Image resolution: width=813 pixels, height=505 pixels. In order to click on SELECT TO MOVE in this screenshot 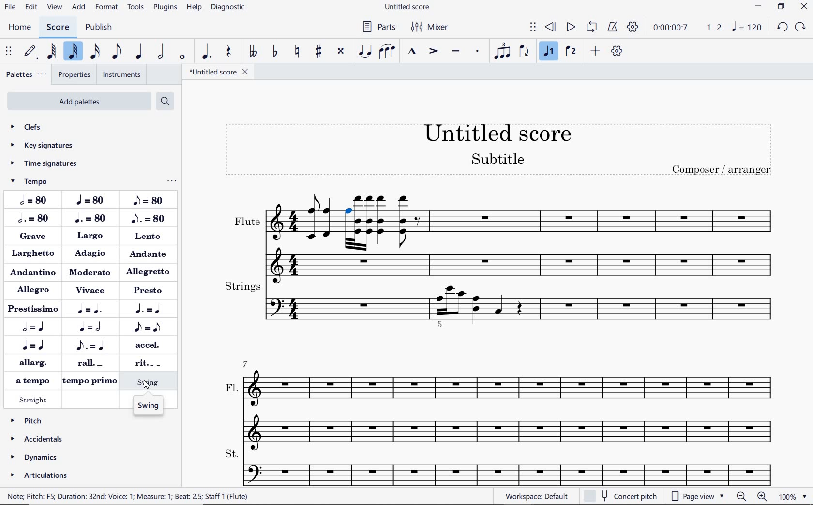, I will do `click(10, 52)`.